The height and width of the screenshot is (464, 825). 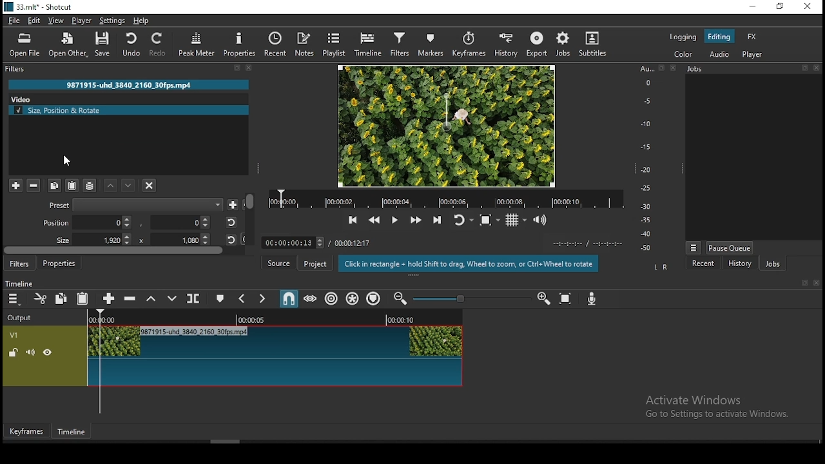 What do you see at coordinates (19, 264) in the screenshot?
I see `filters` at bounding box center [19, 264].